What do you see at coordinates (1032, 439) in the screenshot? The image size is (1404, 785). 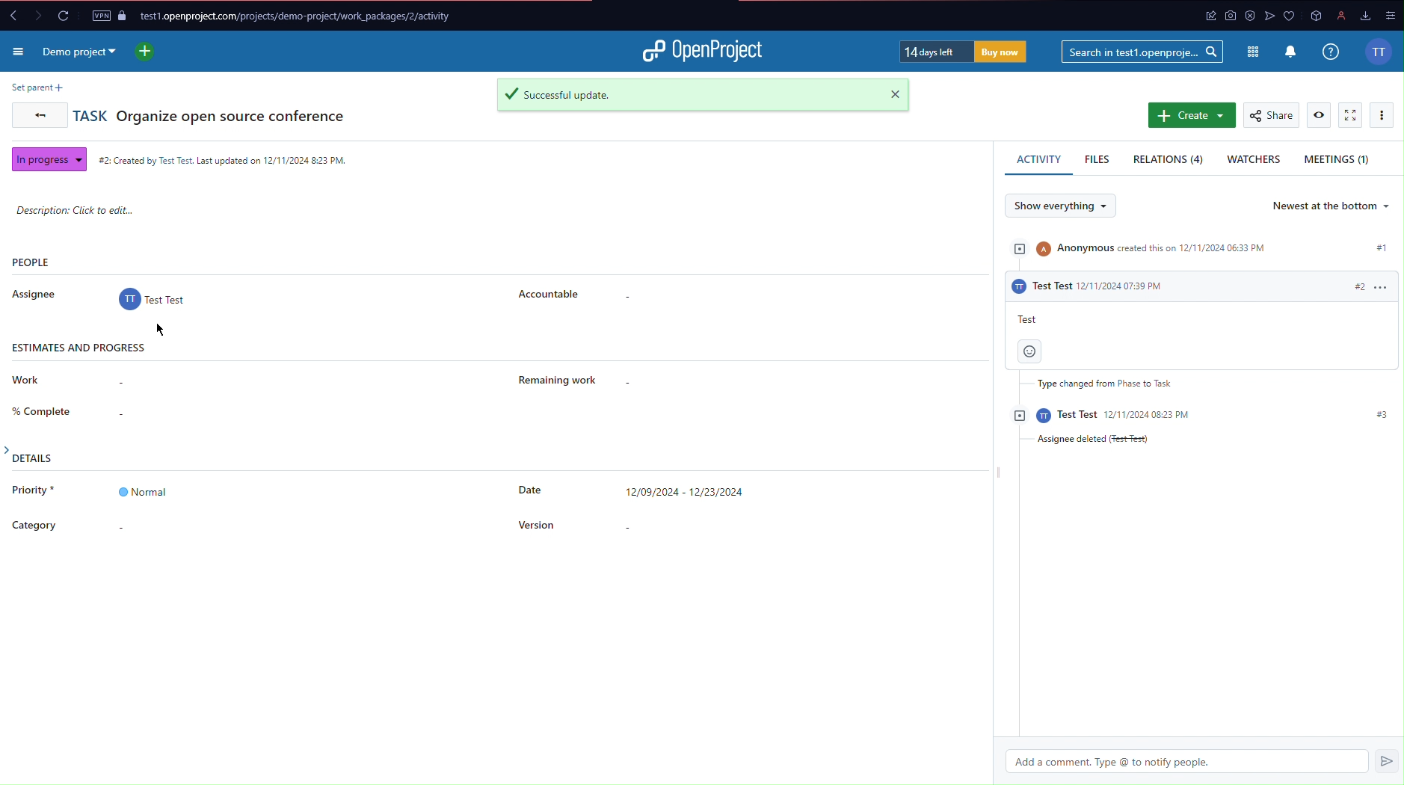 I see `Assignee deleted` at bounding box center [1032, 439].